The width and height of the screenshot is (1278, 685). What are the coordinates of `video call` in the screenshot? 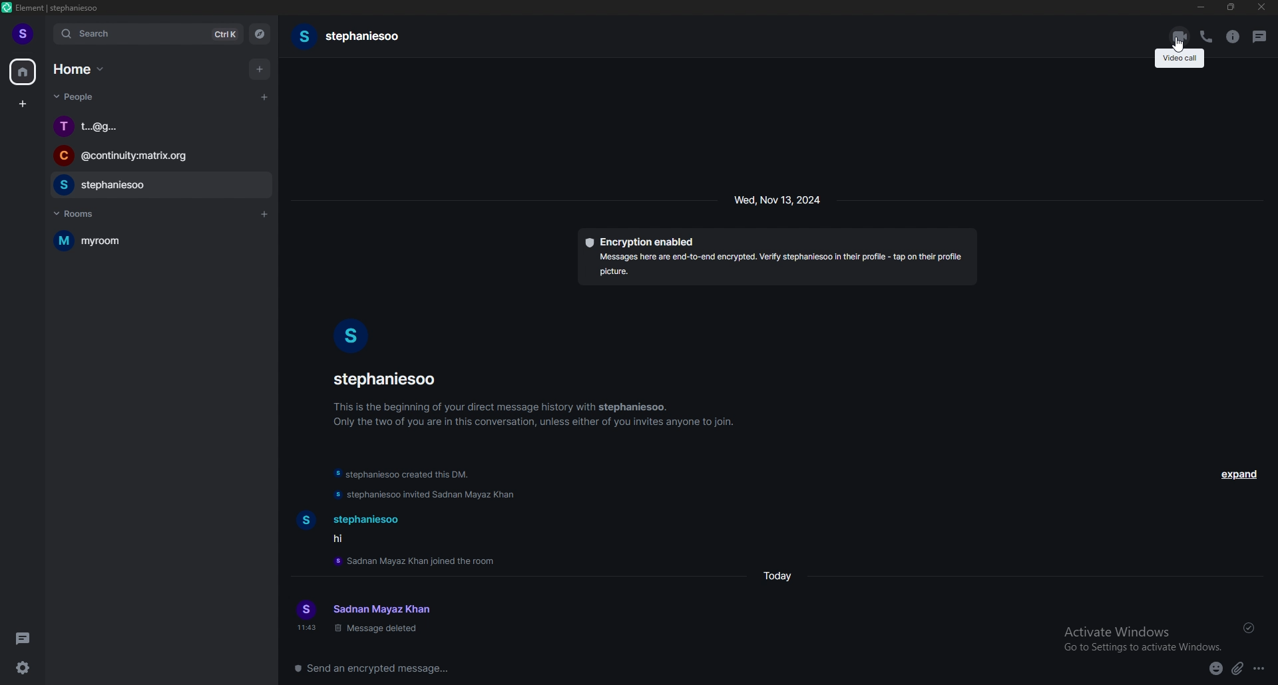 It's located at (1181, 37).